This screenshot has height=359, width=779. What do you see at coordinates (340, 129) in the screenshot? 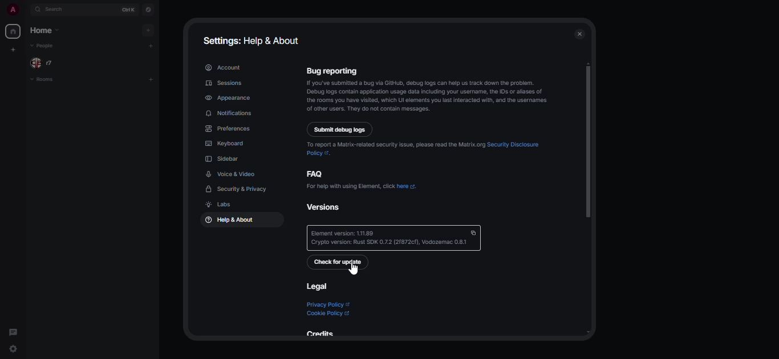
I see `submit debug logs` at bounding box center [340, 129].